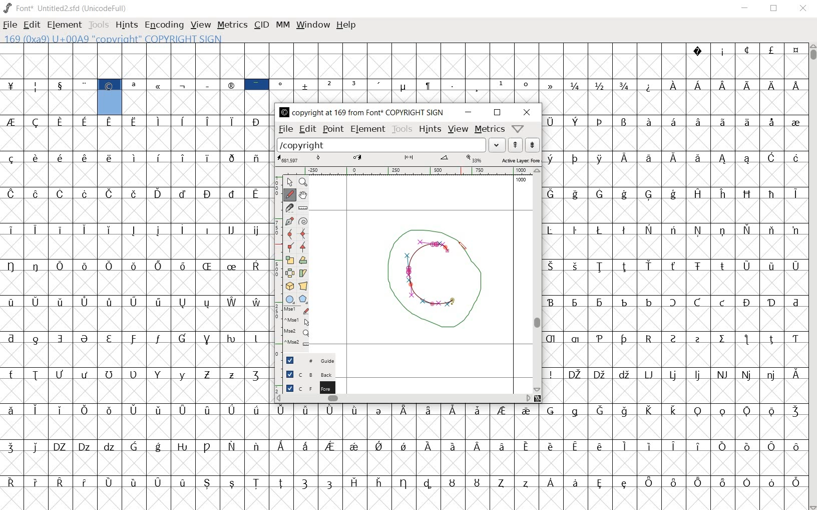 The width and height of the screenshot is (817, 510). What do you see at coordinates (134, 313) in the screenshot?
I see `glyphs` at bounding box center [134, 313].